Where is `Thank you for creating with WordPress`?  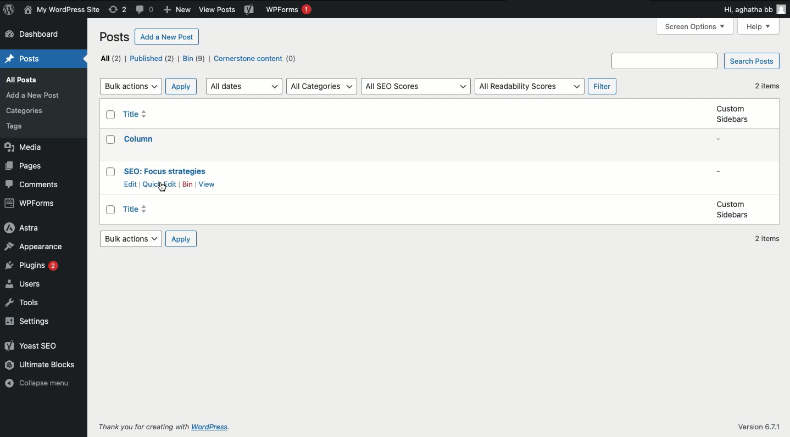 Thank you for creating with WordPress is located at coordinates (143, 427).